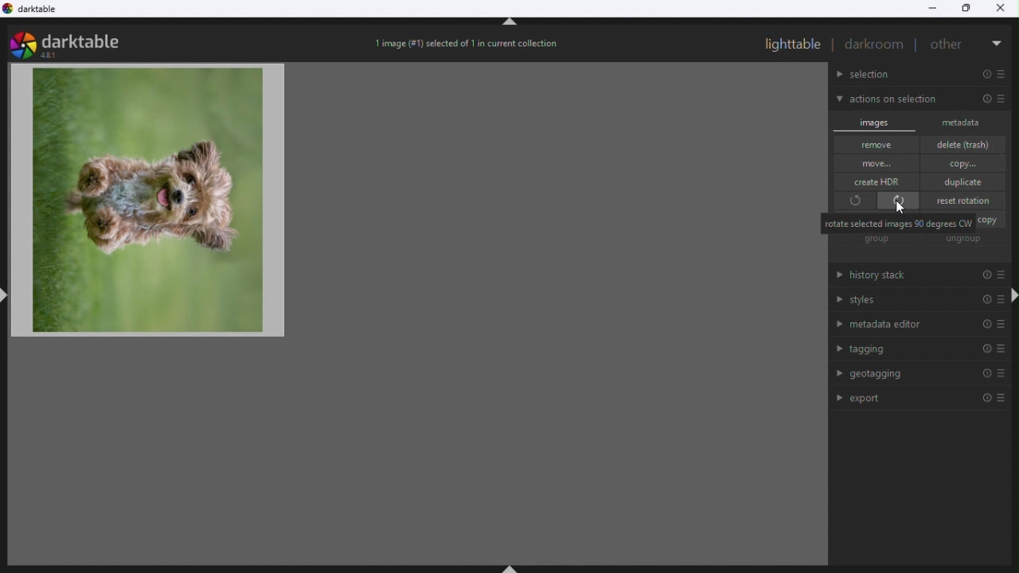 Image resolution: width=1019 pixels, height=573 pixels. Describe the element at coordinates (875, 45) in the screenshot. I see `Dark room` at that location.